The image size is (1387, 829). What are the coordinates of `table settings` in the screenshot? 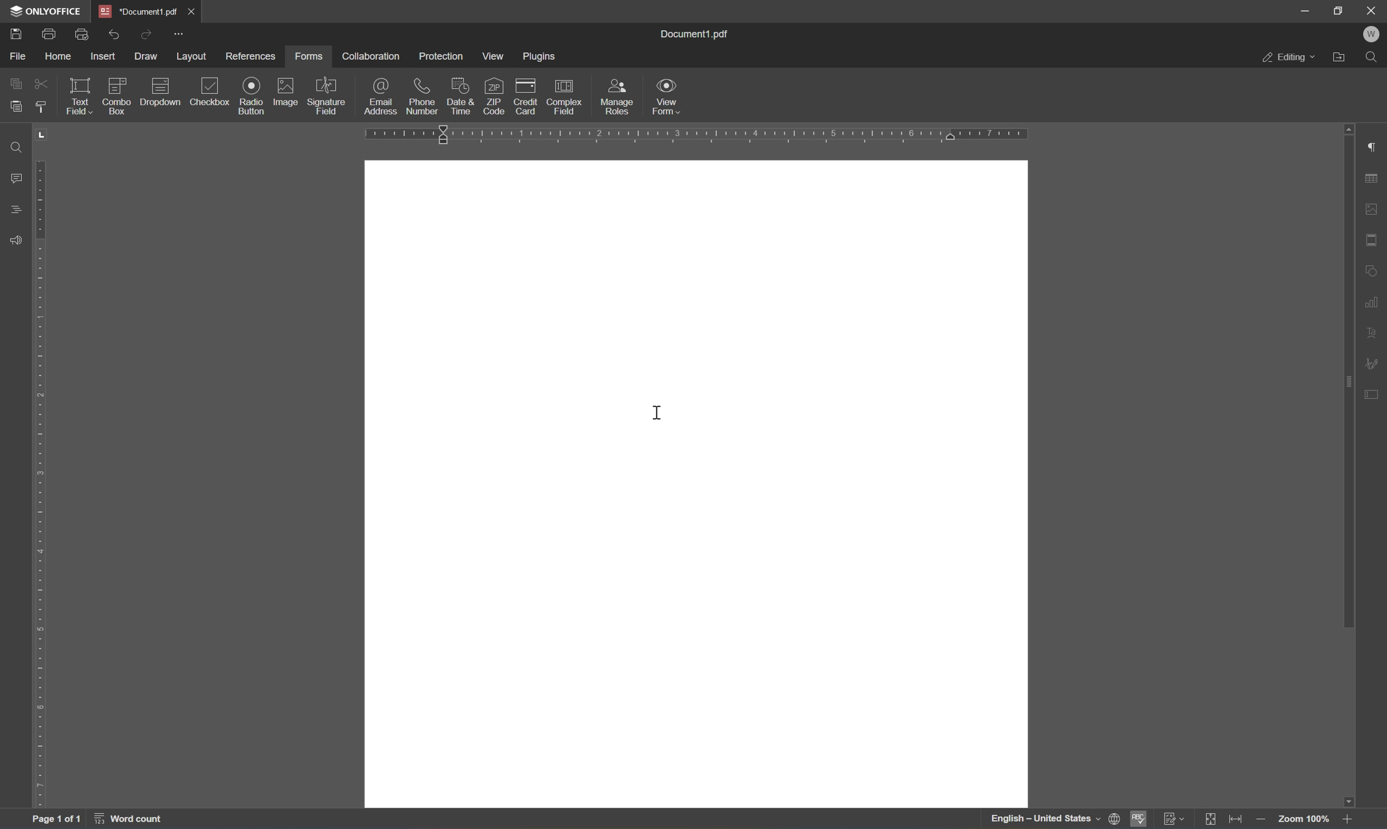 It's located at (1374, 177).